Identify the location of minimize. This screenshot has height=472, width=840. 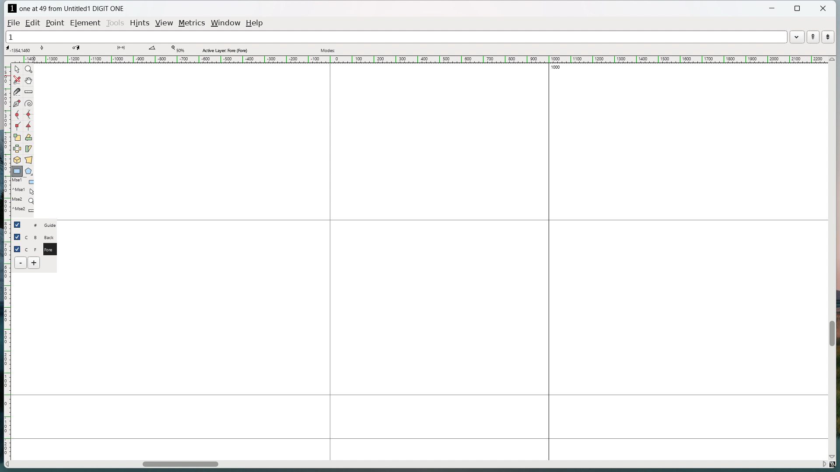
(773, 9).